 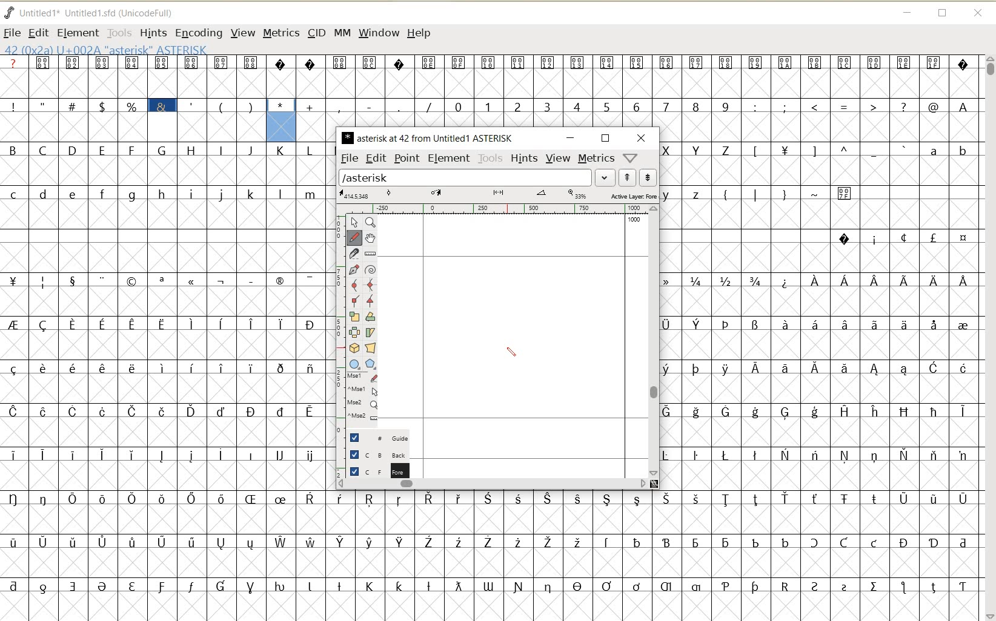 What do you see at coordinates (353, 269) in the screenshot?
I see `add a point, then drag out its control points` at bounding box center [353, 269].